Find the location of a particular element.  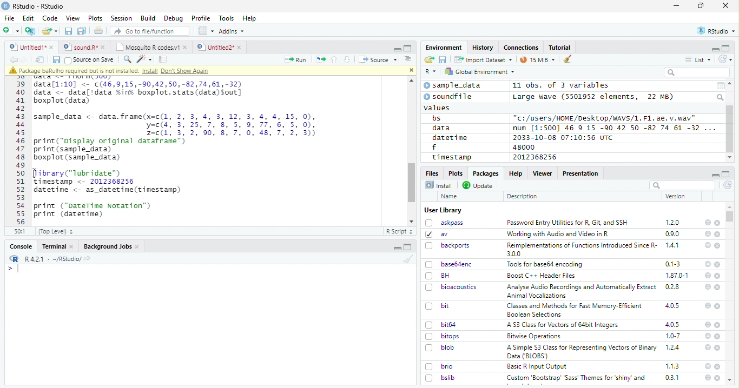

typing cursor is located at coordinates (13, 269).